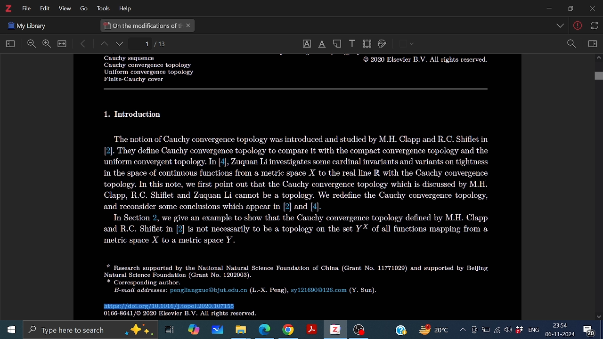 The width and height of the screenshot is (603, 339). Describe the element at coordinates (334, 330) in the screenshot. I see `Zotero` at that location.